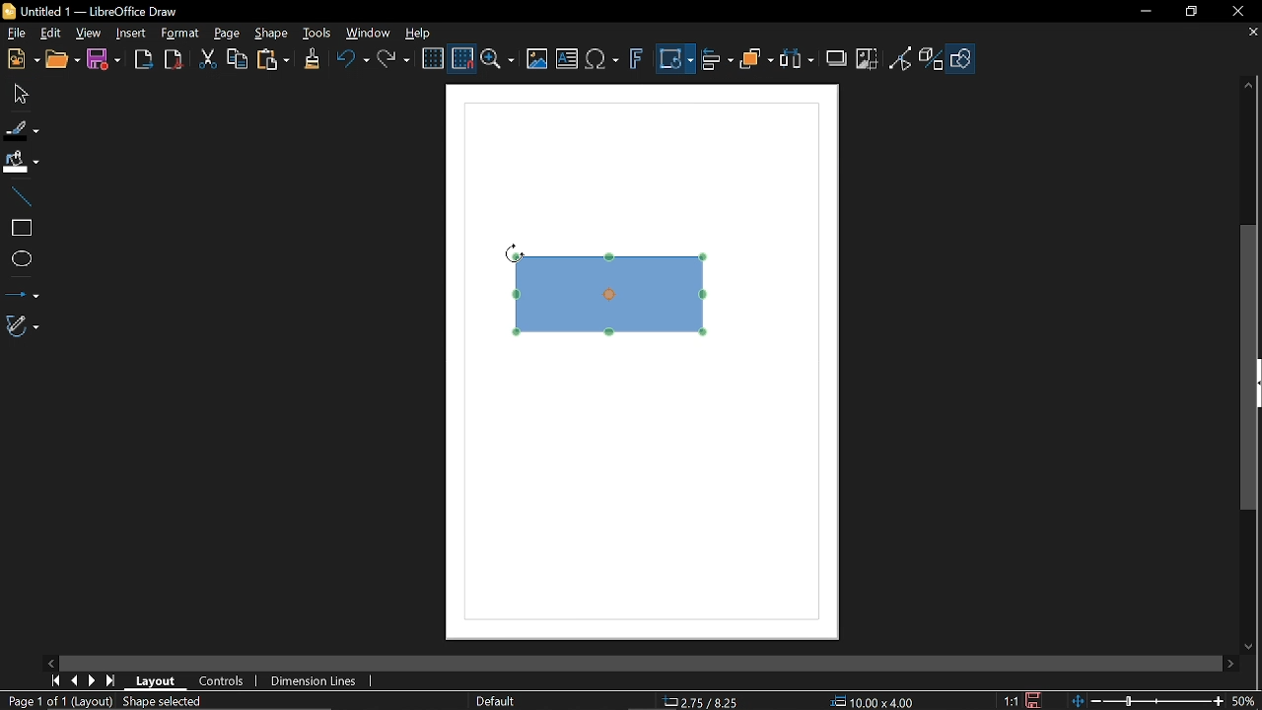  I want to click on First page, so click(52, 681).